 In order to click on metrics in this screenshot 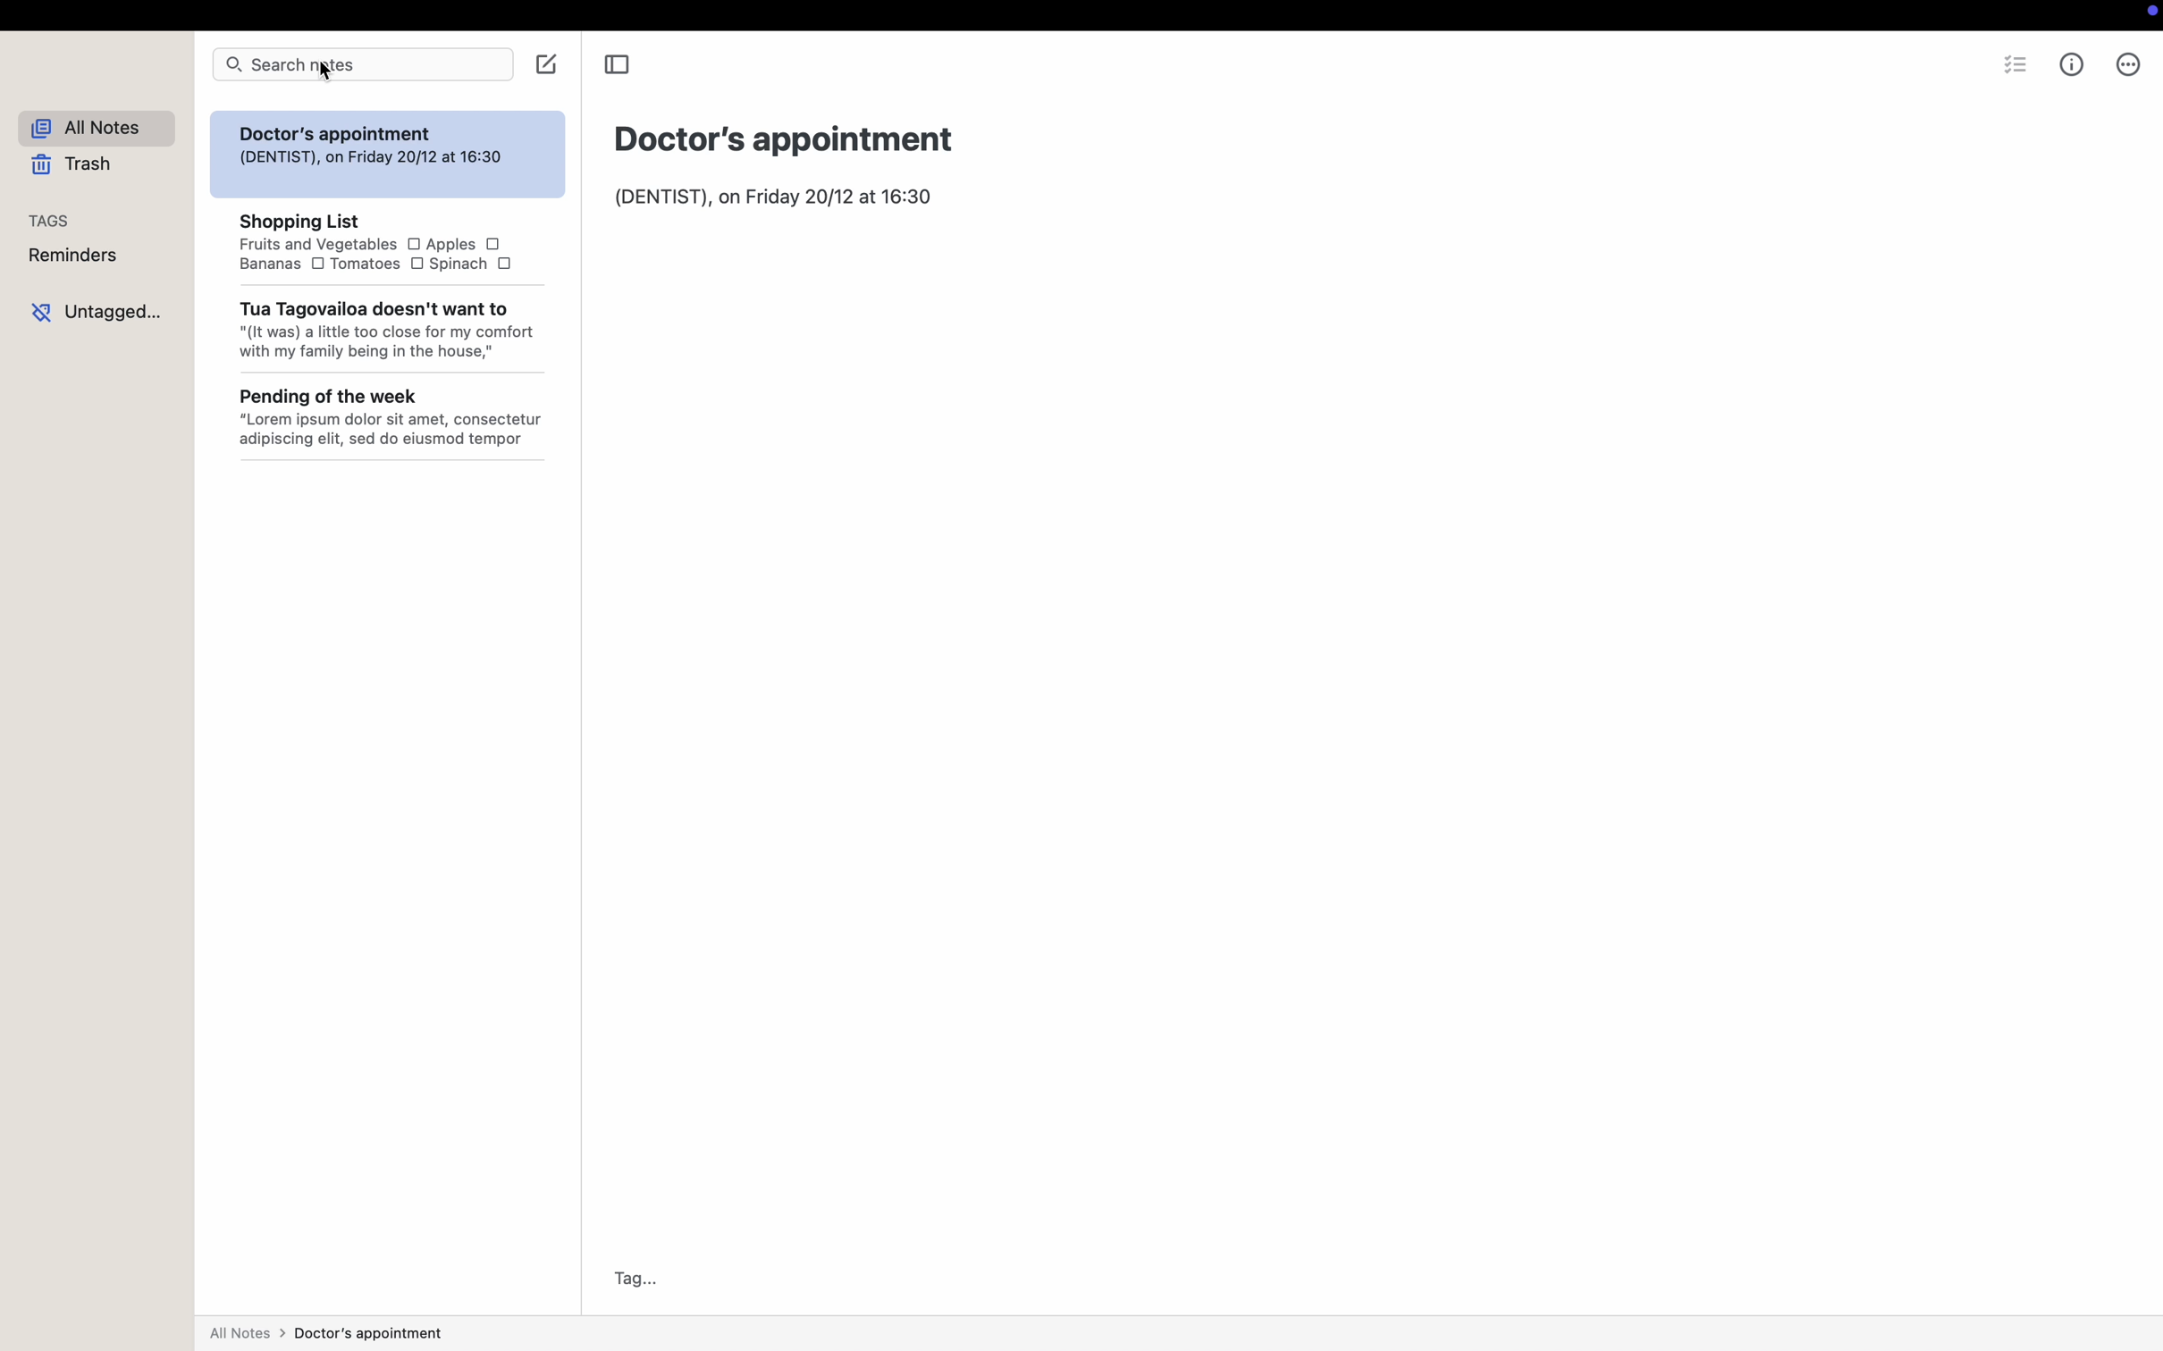, I will do `click(2074, 65)`.